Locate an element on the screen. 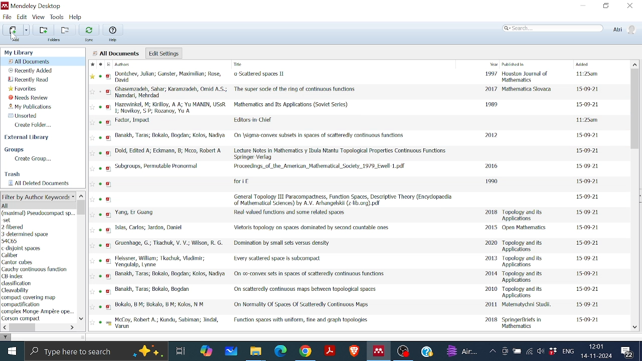 This screenshot has width=642, height=361. pdf is located at coordinates (108, 169).